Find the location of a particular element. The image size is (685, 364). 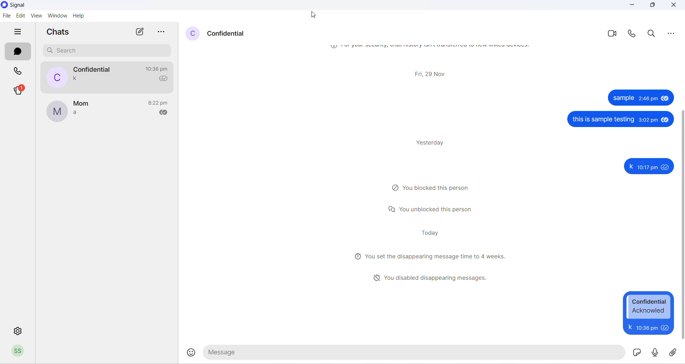

hide tabs is located at coordinates (20, 32).